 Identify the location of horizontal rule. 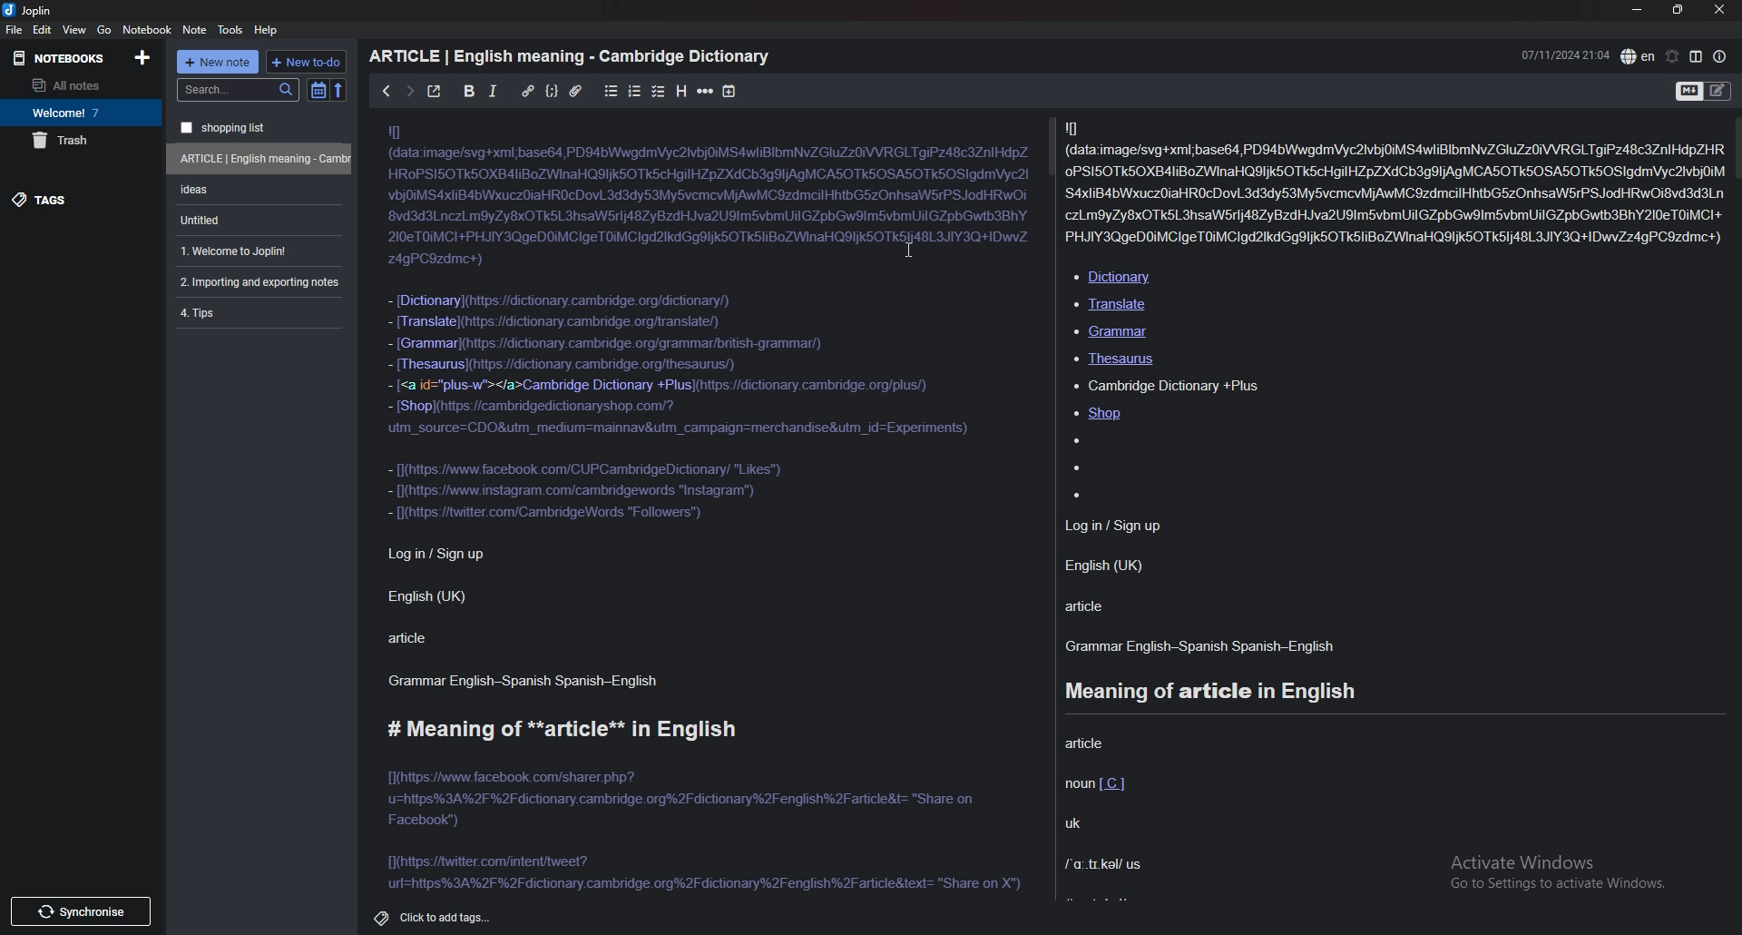
(704, 93).